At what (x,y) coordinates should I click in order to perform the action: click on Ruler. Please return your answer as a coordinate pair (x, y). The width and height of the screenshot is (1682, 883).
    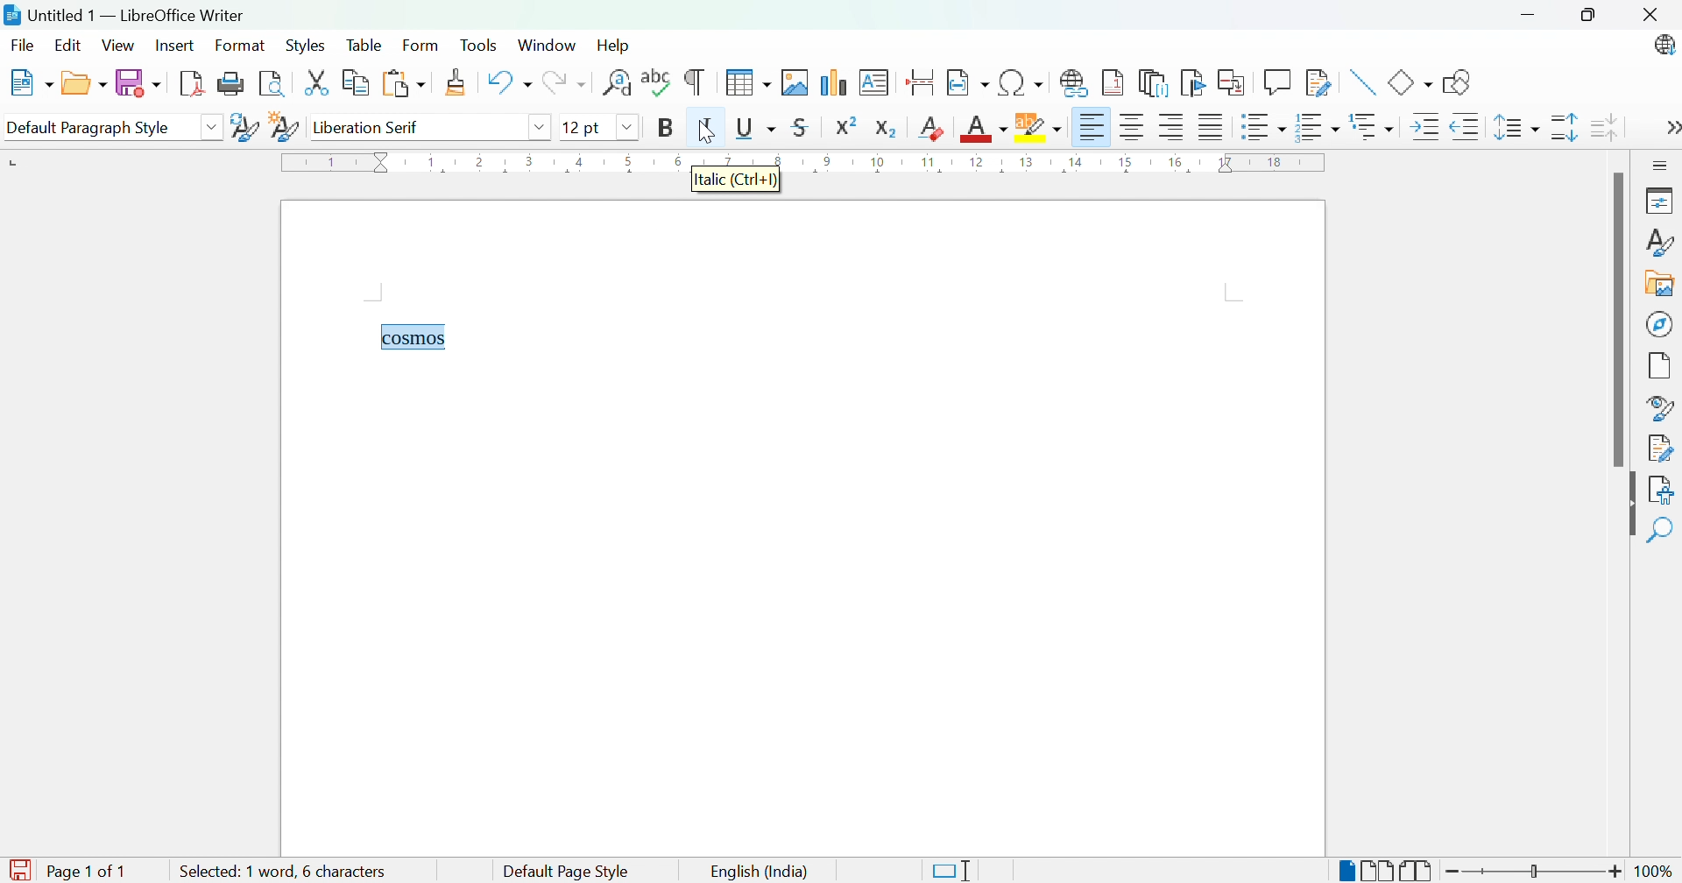
    Looking at the image, I should click on (805, 165).